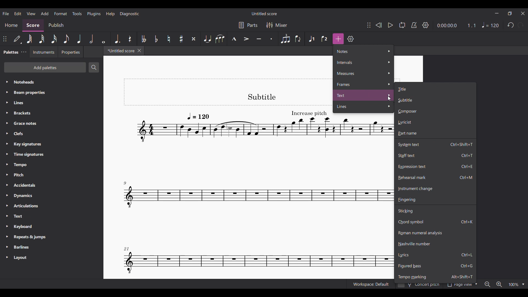 The image size is (528, 297). What do you see at coordinates (181, 38) in the screenshot?
I see `Toggle sharp` at bounding box center [181, 38].